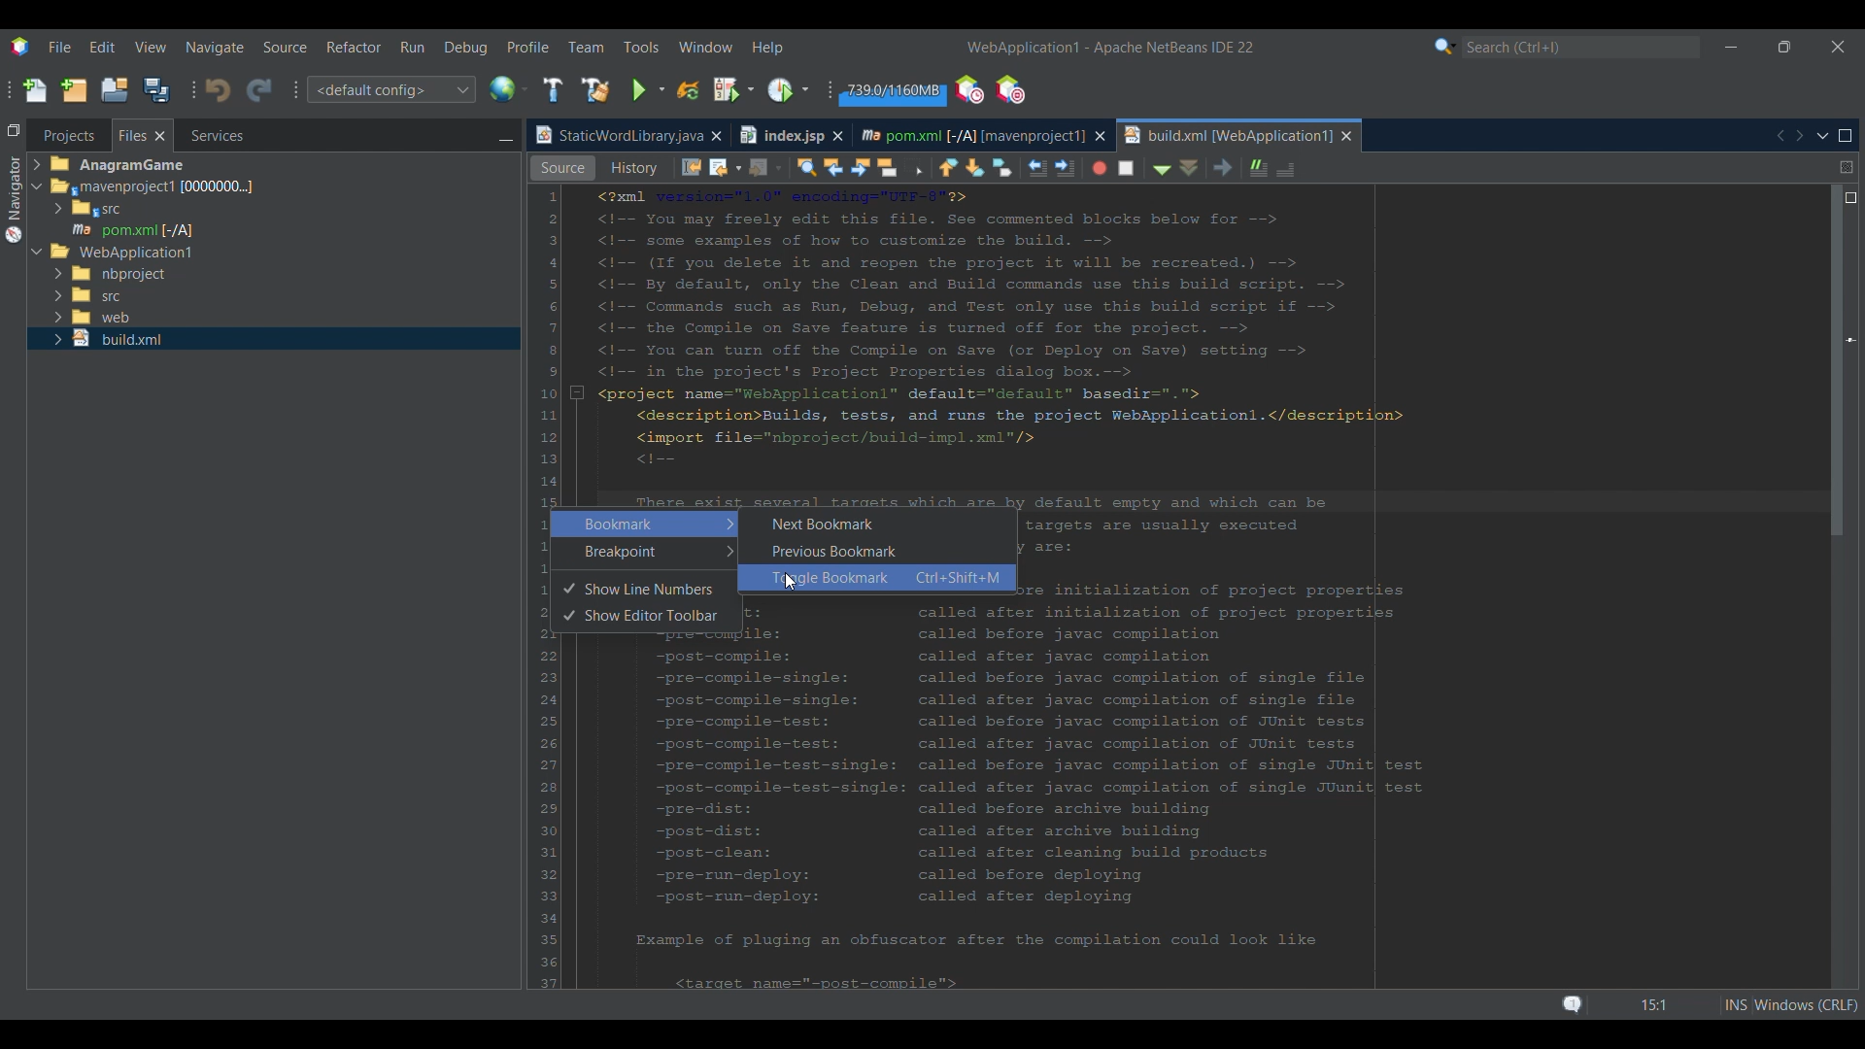 This screenshot has height=1049, width=1865. Describe the element at coordinates (59, 47) in the screenshot. I see `File menu` at that location.